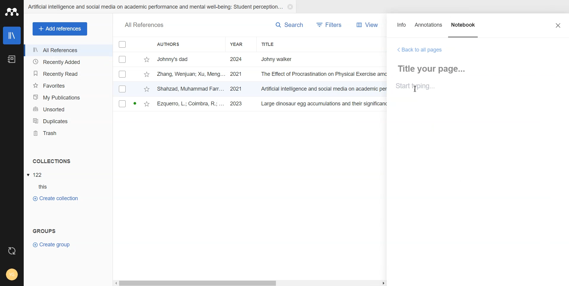 The width and height of the screenshot is (569, 286). Describe the element at coordinates (325, 105) in the screenshot. I see `large dinosaur egg accumulations and their significance` at that location.